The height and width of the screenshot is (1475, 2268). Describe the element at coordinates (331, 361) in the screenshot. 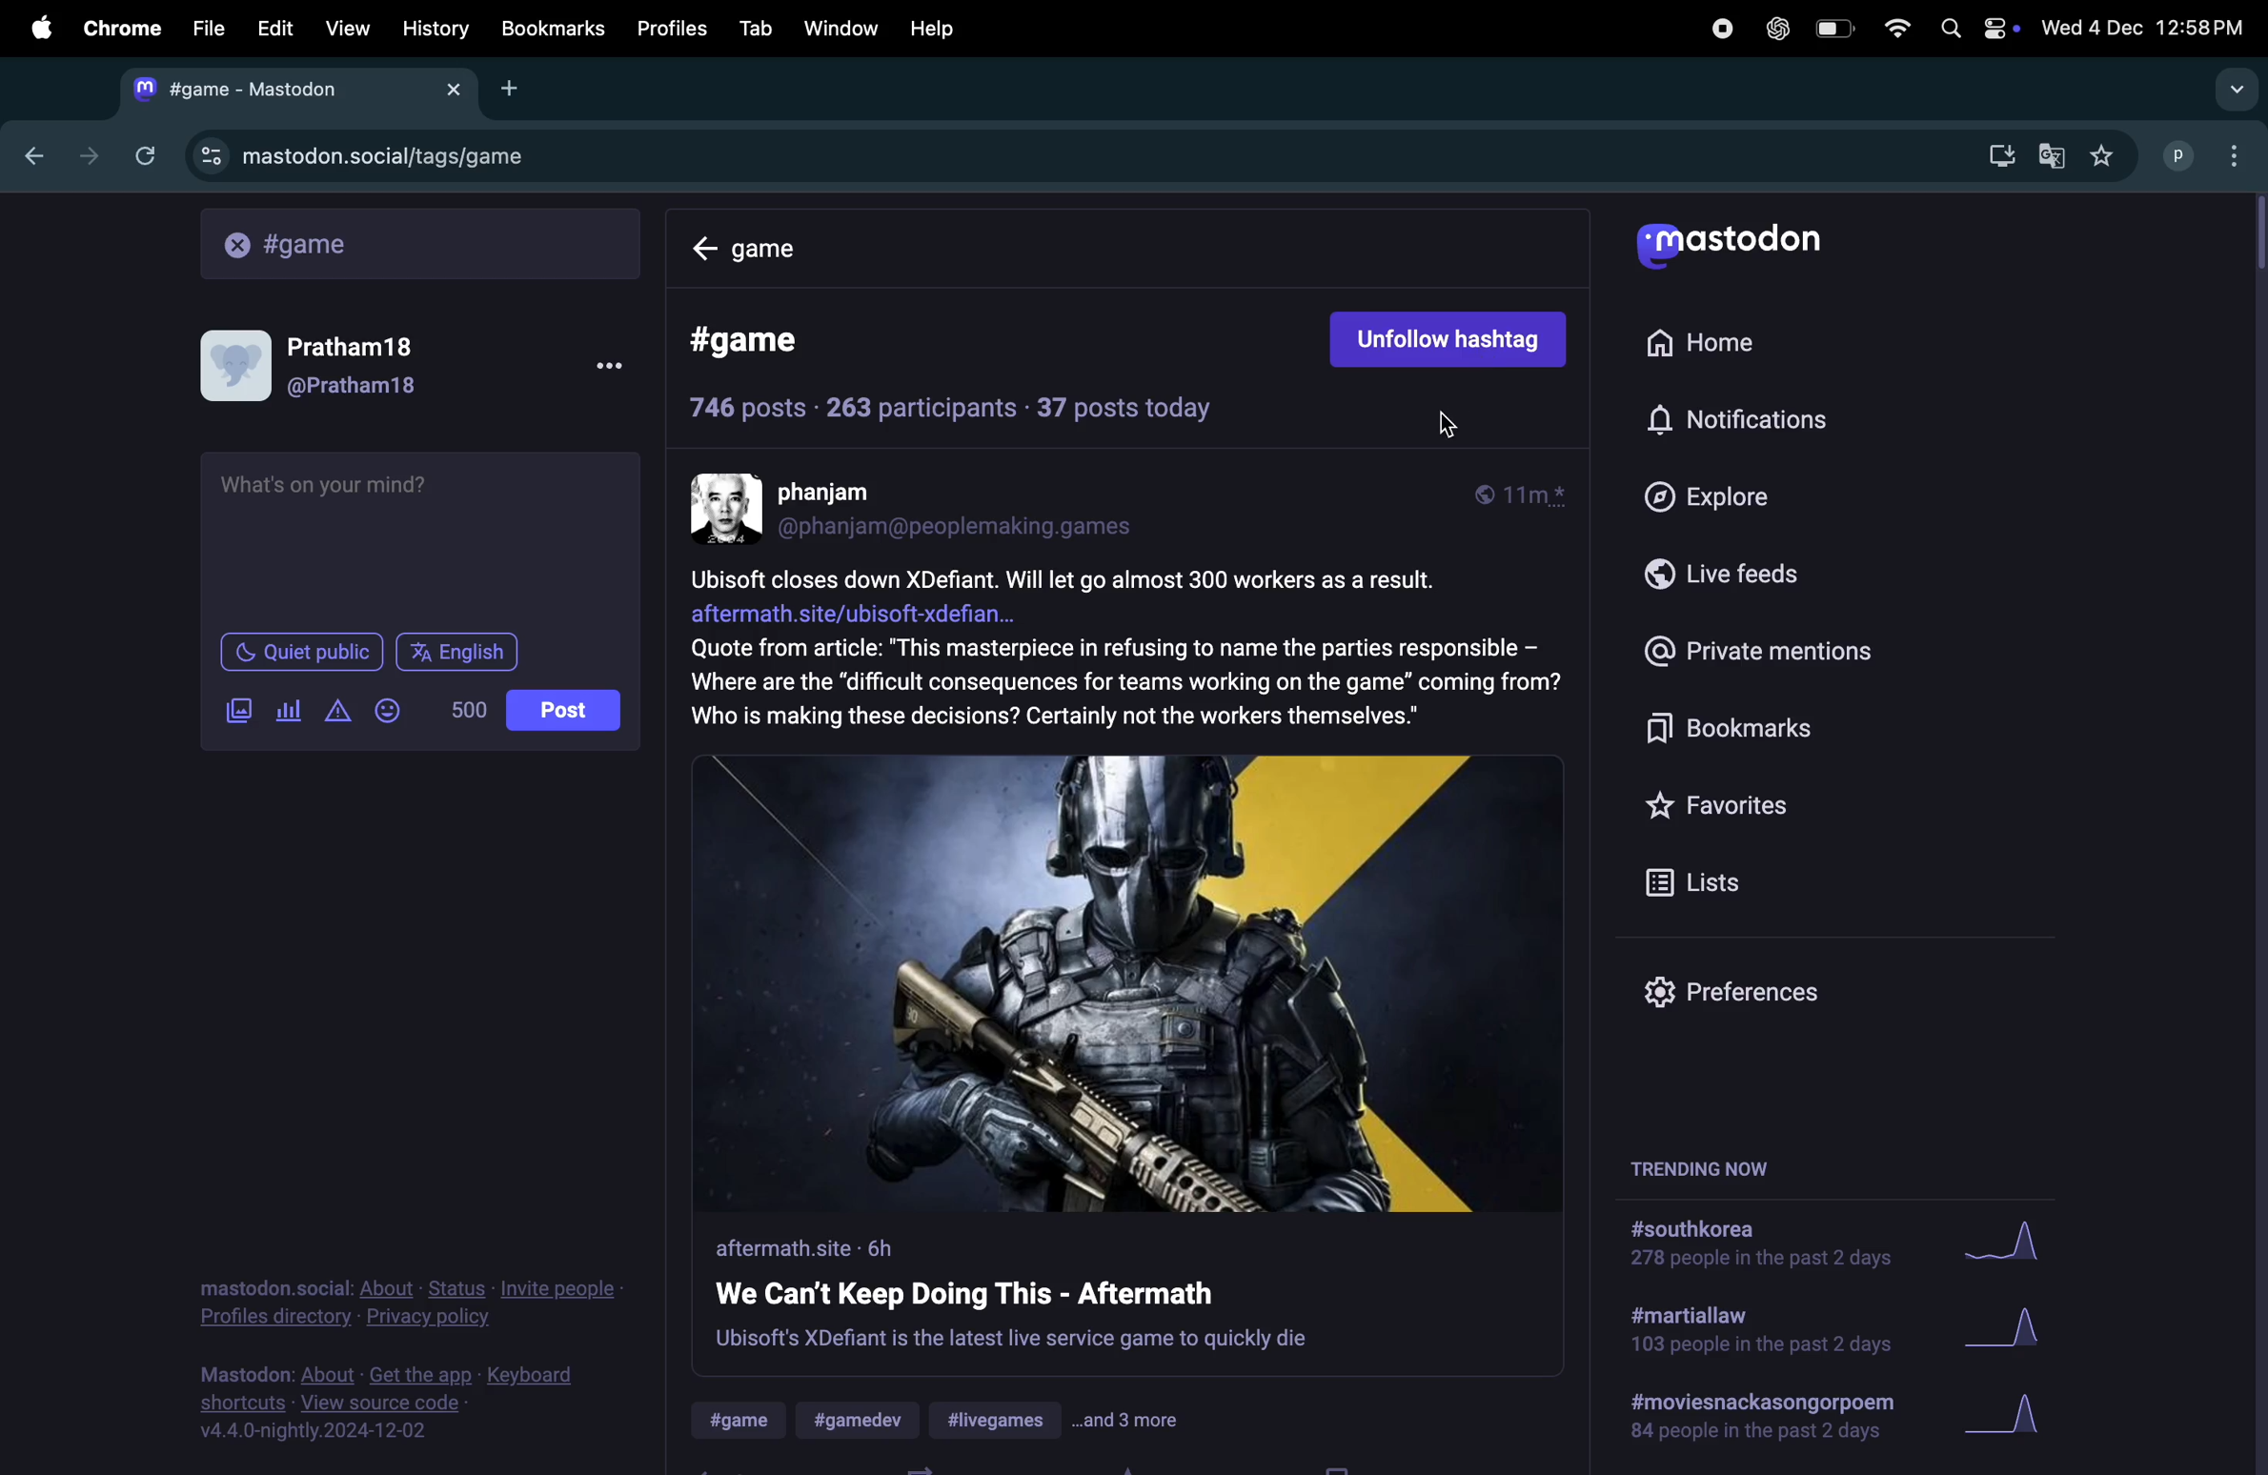

I see `userprofile` at that location.